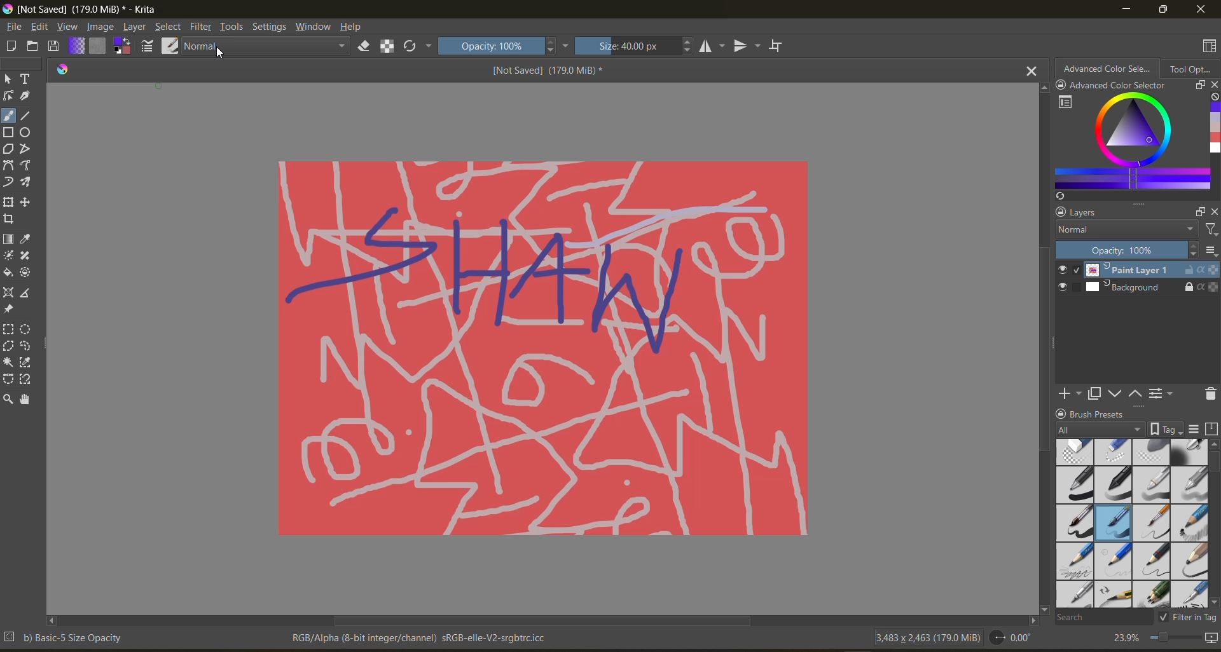  Describe the element at coordinates (1163, 393) in the screenshot. I see `view or change layer` at that location.